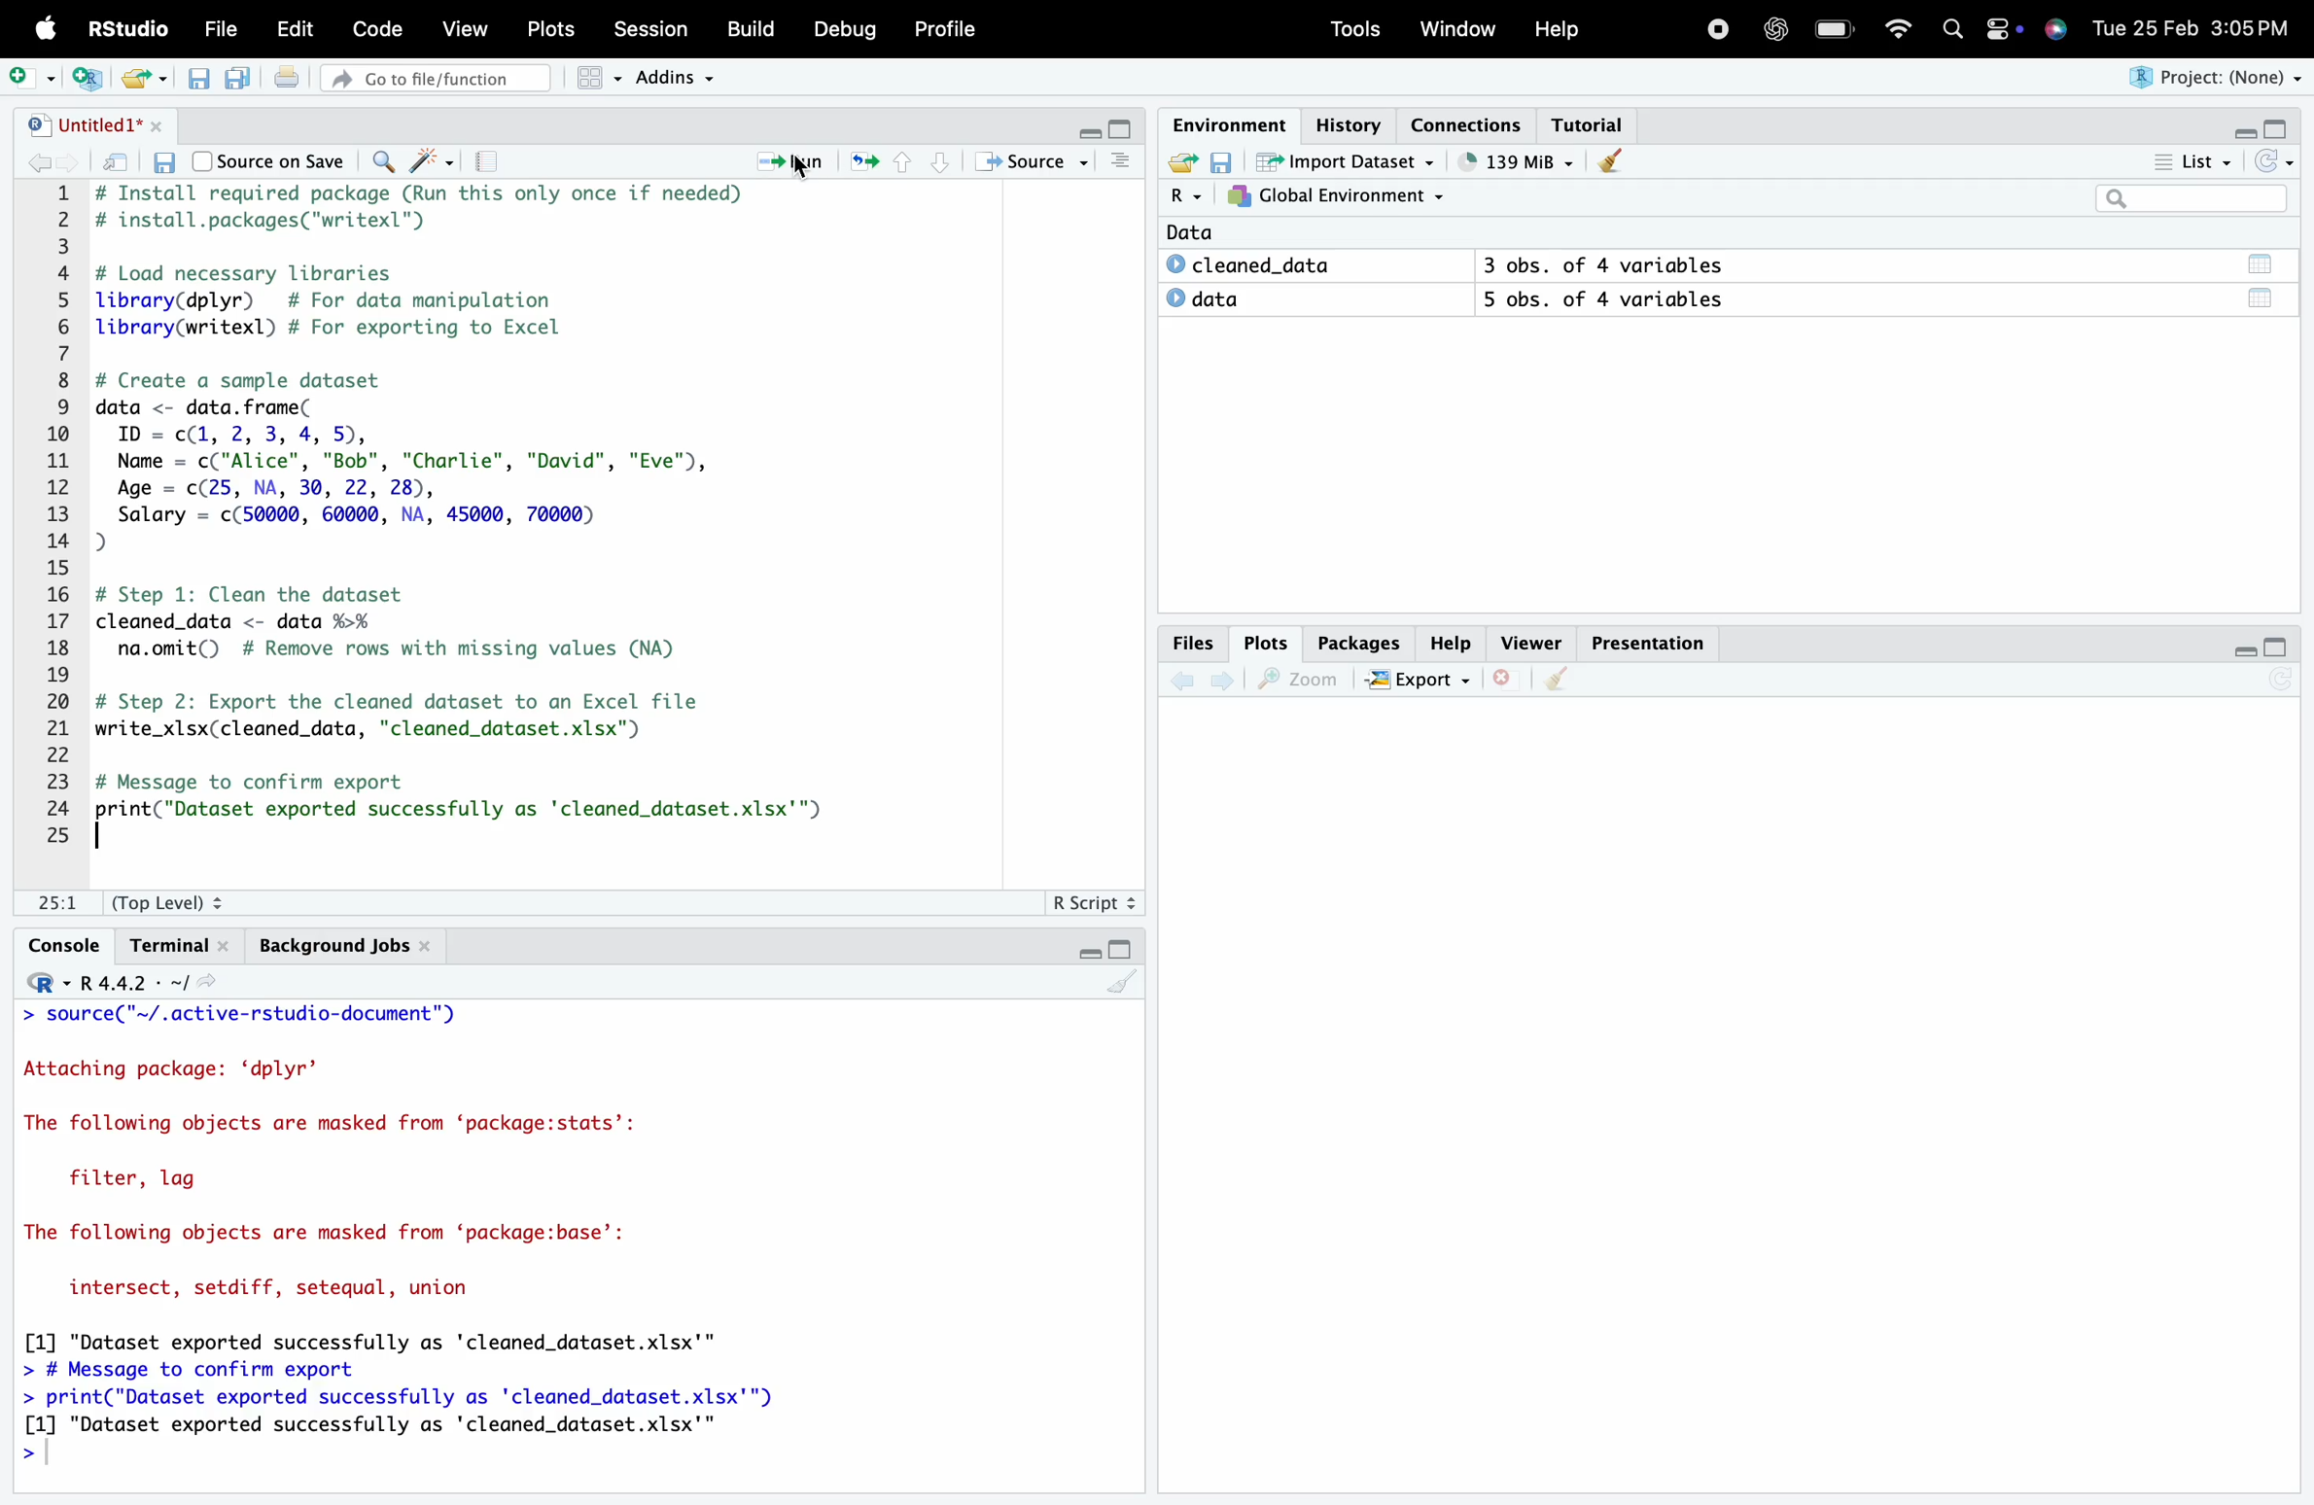 The height and width of the screenshot is (1505, 2314). Describe the element at coordinates (2264, 258) in the screenshot. I see `Data/Table` at that location.